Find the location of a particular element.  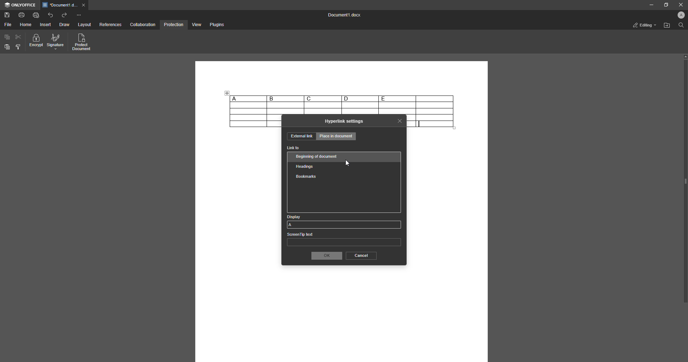

Place in document is located at coordinates (337, 137).